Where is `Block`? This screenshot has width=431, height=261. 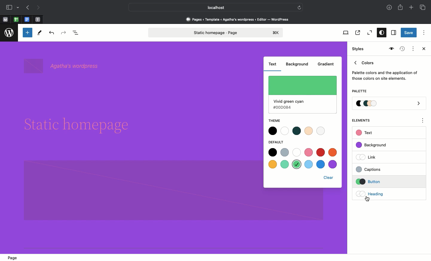
Block is located at coordinates (139, 191).